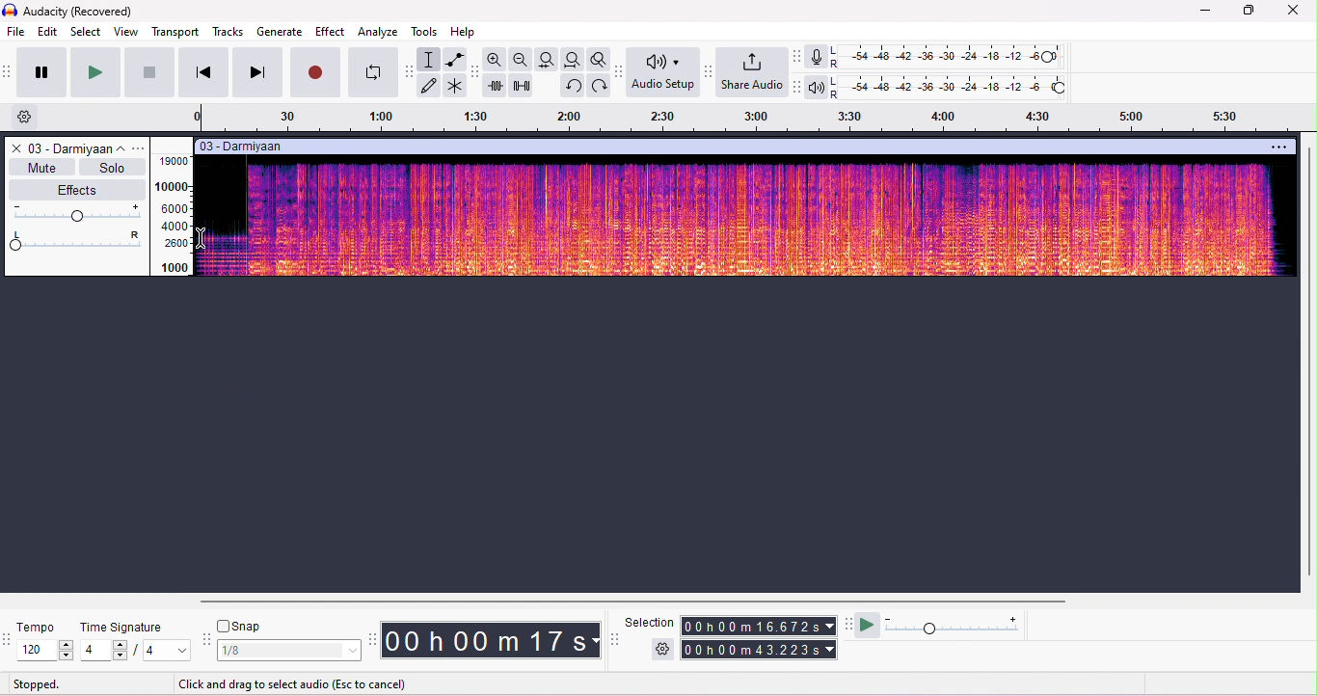 Image resolution: width=1317 pixels, height=696 pixels. I want to click on transport, so click(175, 33).